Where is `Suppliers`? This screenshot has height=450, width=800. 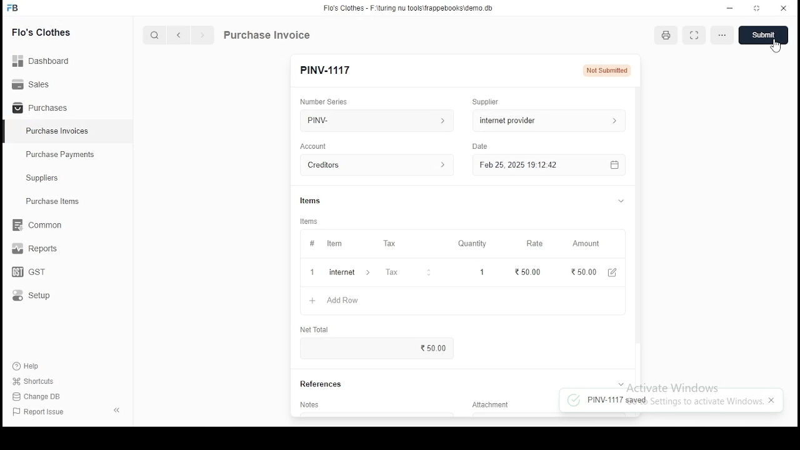
Suppliers is located at coordinates (45, 178).